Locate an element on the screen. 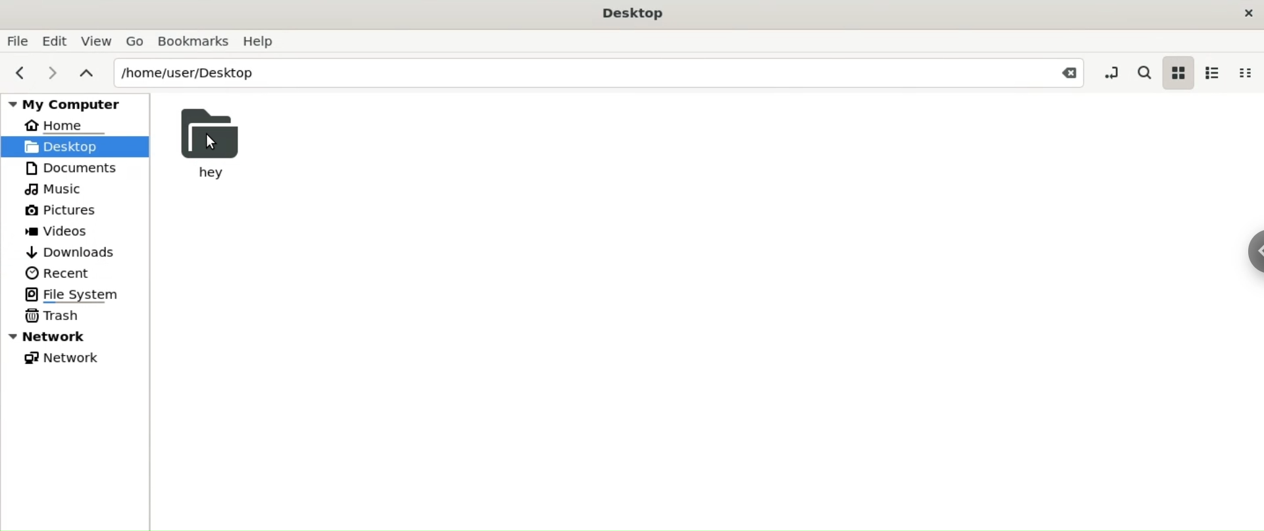 This screenshot has height=531, width=1264. /home/user/Desktop is located at coordinates (567, 74).